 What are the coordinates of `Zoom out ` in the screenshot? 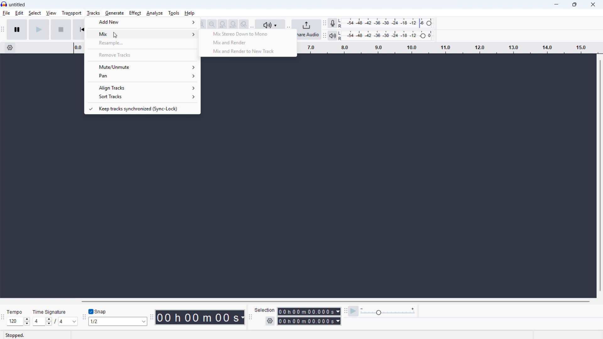 It's located at (212, 24).